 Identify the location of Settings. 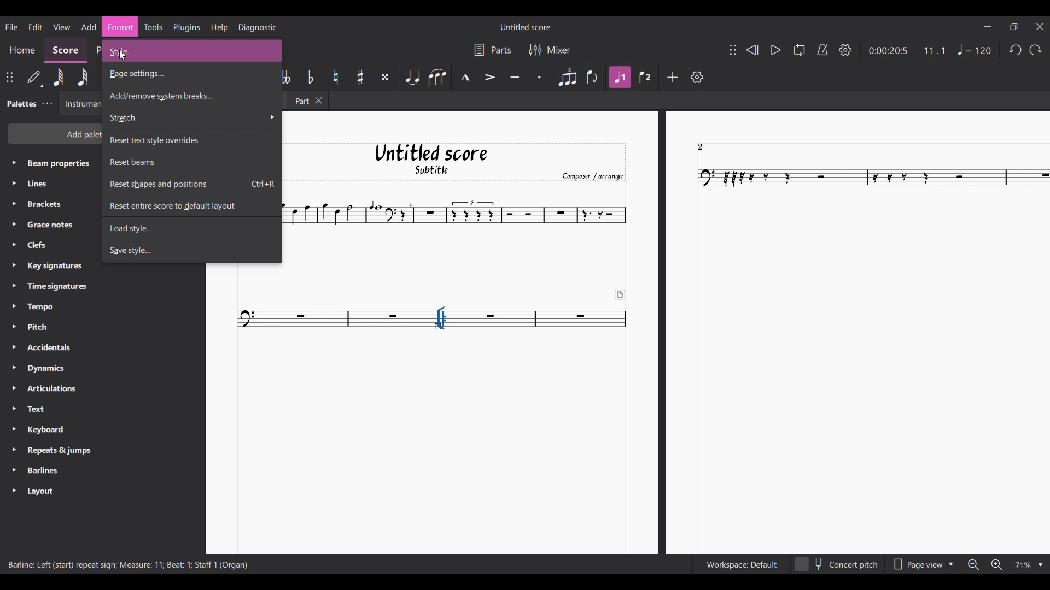
(846, 50).